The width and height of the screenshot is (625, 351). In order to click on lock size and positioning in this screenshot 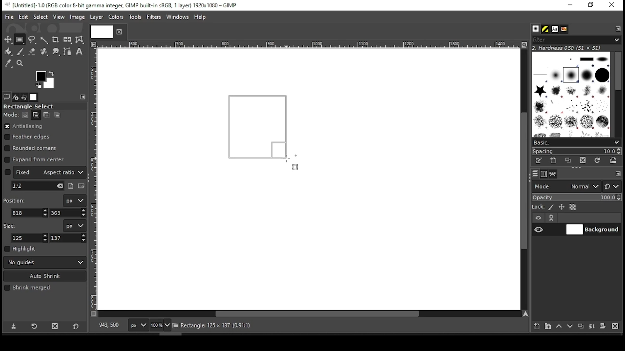, I will do `click(562, 207)`.